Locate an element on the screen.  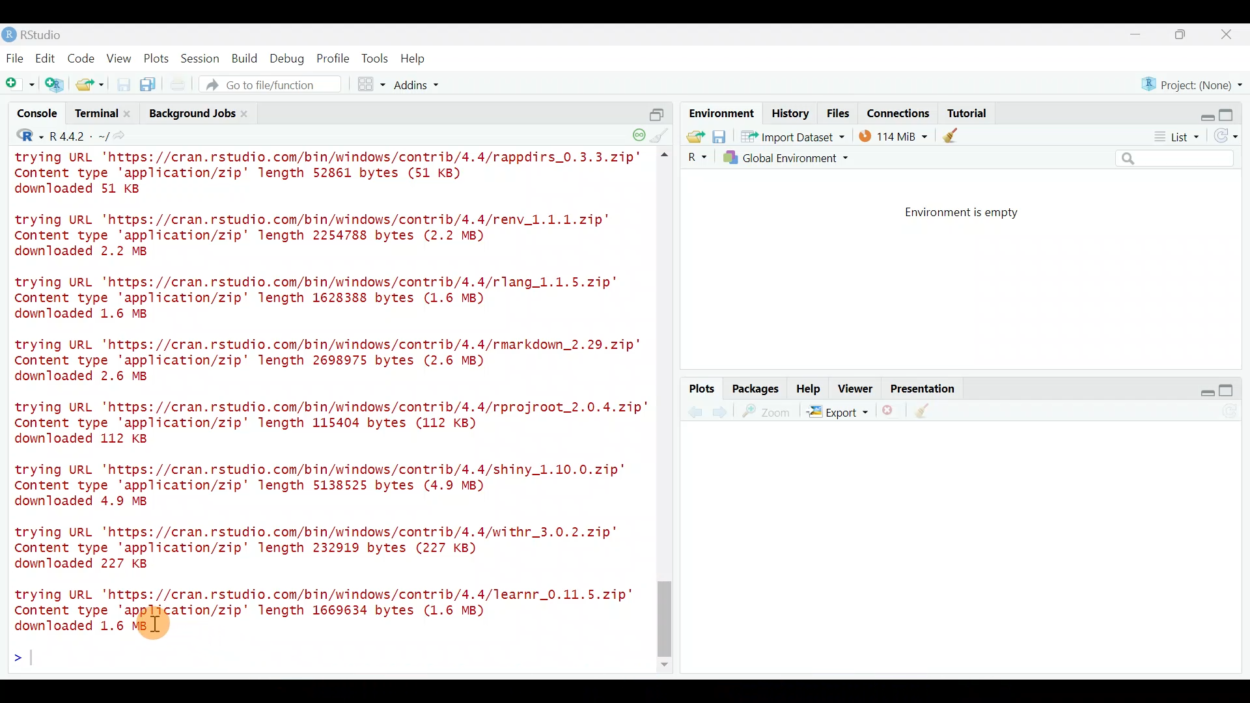
Debug is located at coordinates (286, 59).